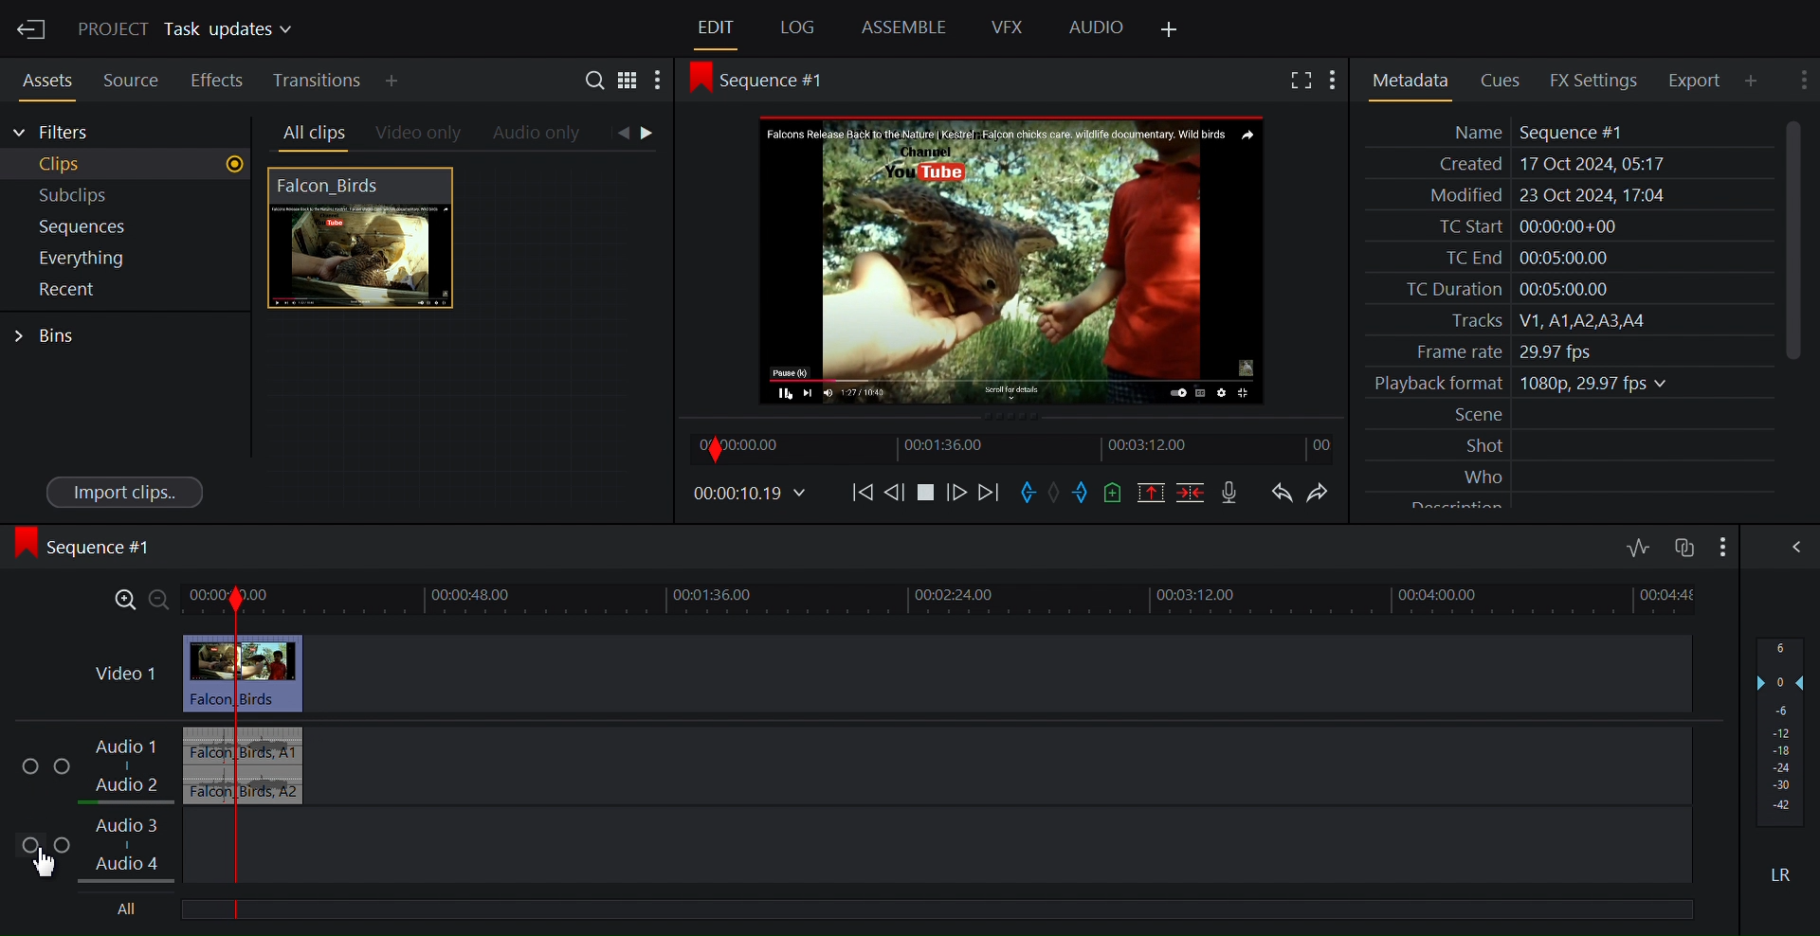  What do you see at coordinates (1097, 28) in the screenshot?
I see `Audio` at bounding box center [1097, 28].